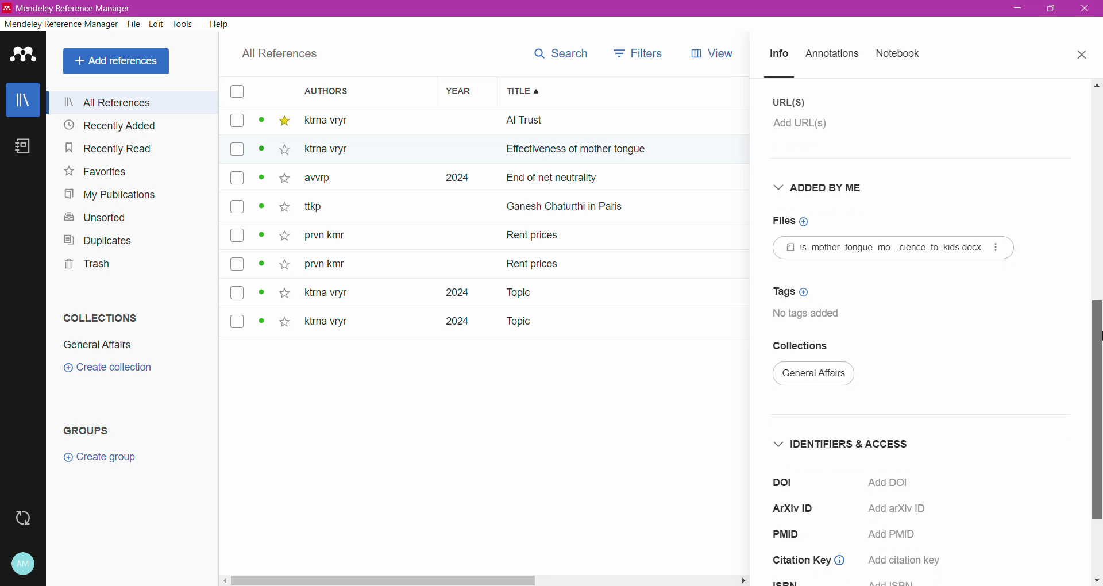 The width and height of the screenshot is (1103, 586). What do you see at coordinates (450, 325) in the screenshot?
I see `2024` at bounding box center [450, 325].